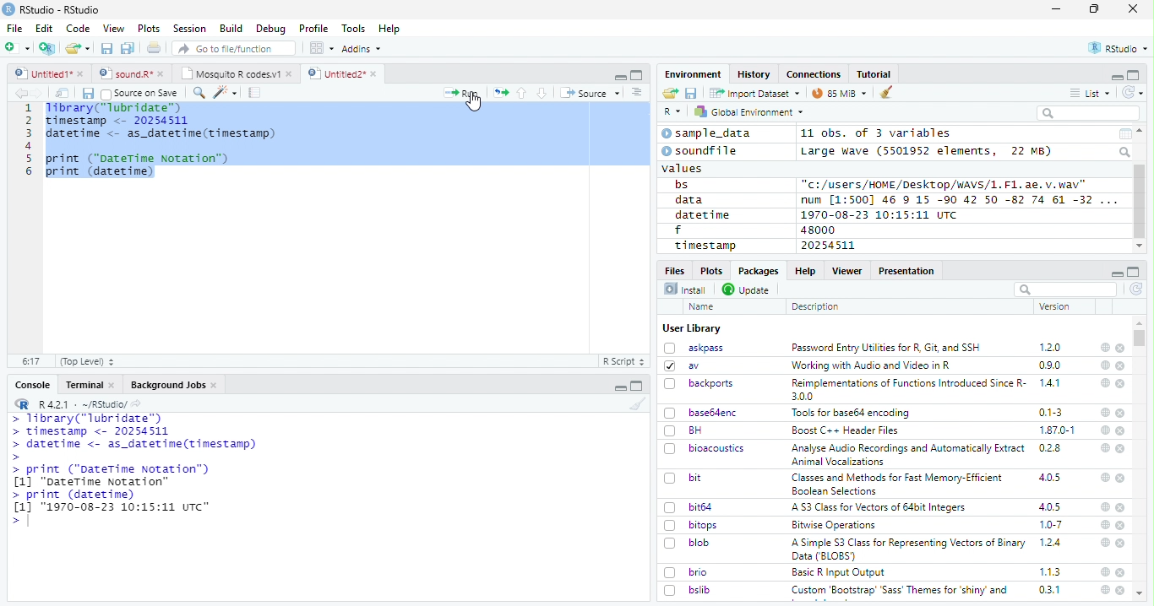 This screenshot has height=606, width=1154. What do you see at coordinates (1050, 506) in the screenshot?
I see `4.0.5` at bounding box center [1050, 506].